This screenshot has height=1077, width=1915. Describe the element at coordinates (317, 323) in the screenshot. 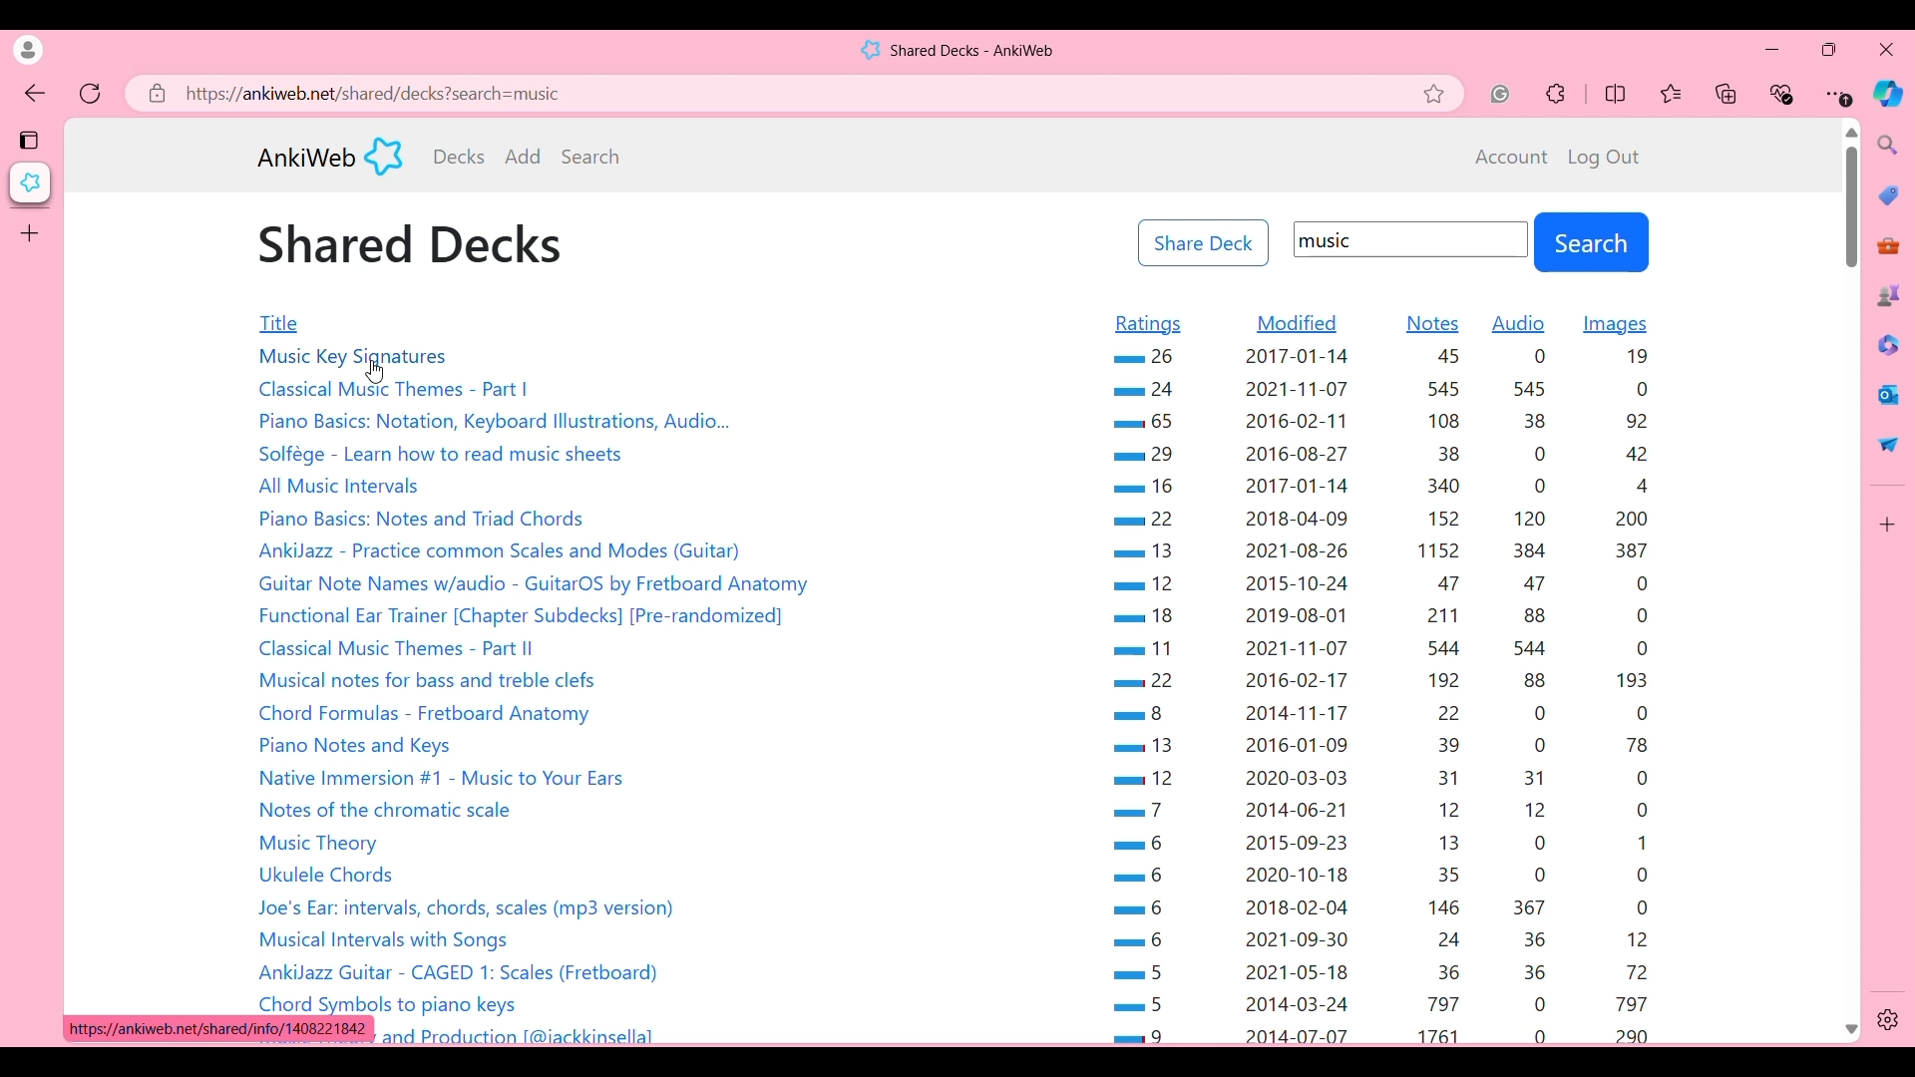

I see `Title` at that location.